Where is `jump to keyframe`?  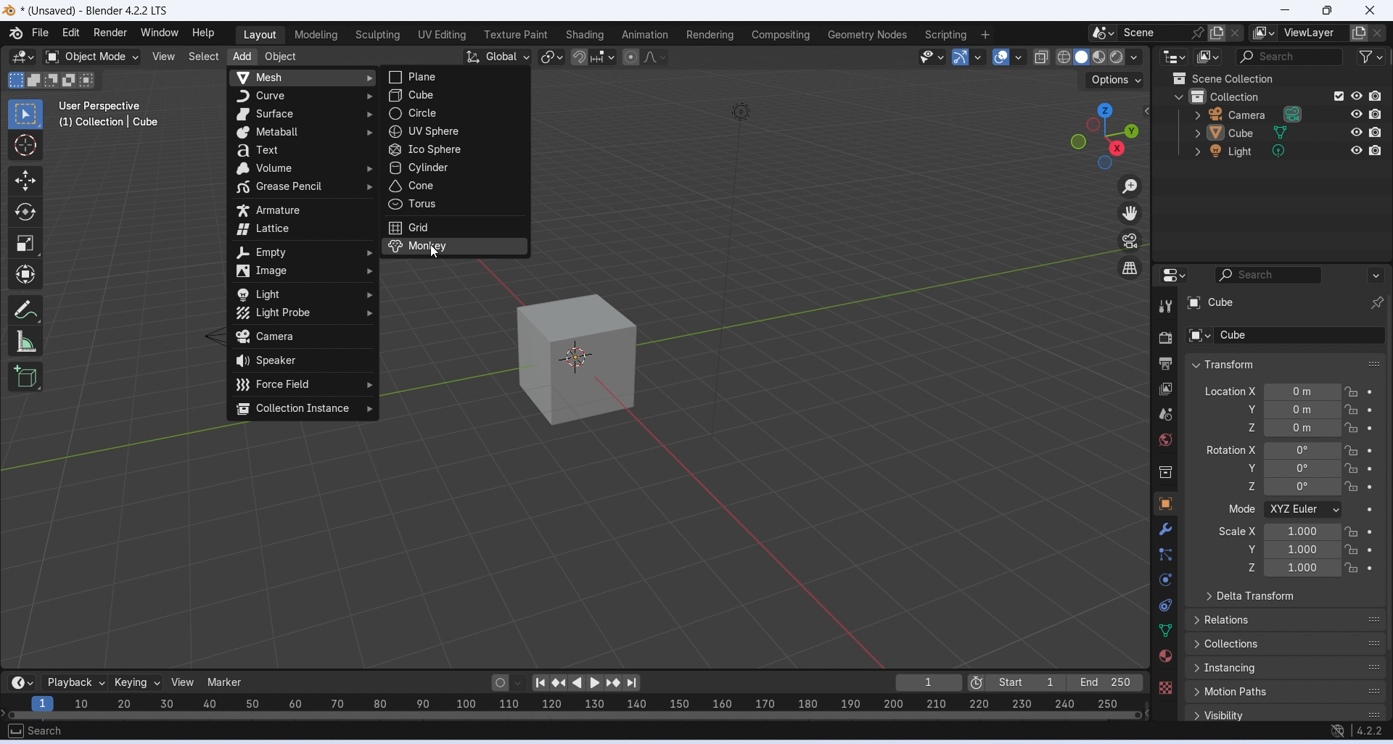 jump to keyframe is located at coordinates (615, 683).